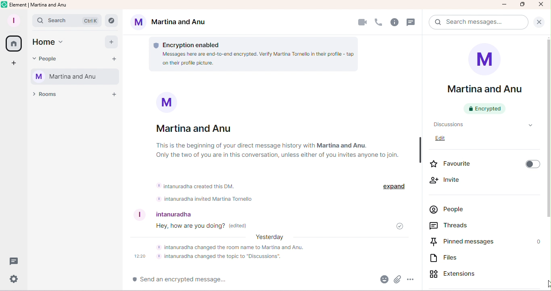 The height and width of the screenshot is (291, 551). Describe the element at coordinates (394, 23) in the screenshot. I see `Info` at that location.